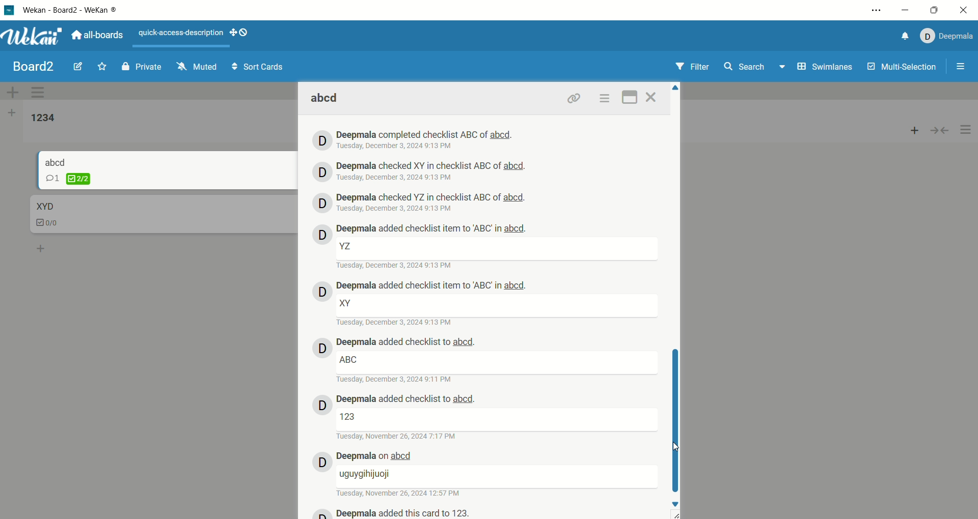 This screenshot has width=978, height=519. I want to click on text, so click(346, 303).